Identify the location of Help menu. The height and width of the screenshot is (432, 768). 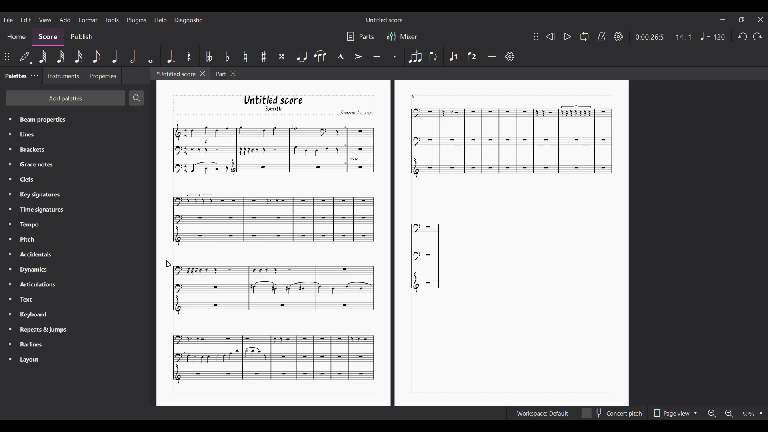
(160, 20).